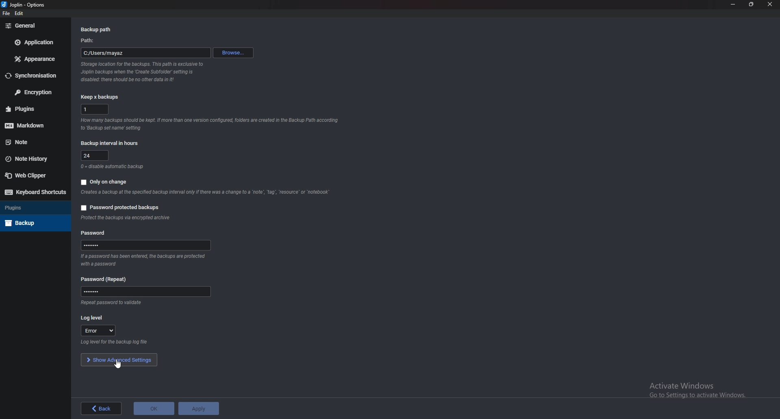 Image resolution: width=780 pixels, height=419 pixels. Describe the element at coordinates (95, 155) in the screenshot. I see `24 Hours` at that location.